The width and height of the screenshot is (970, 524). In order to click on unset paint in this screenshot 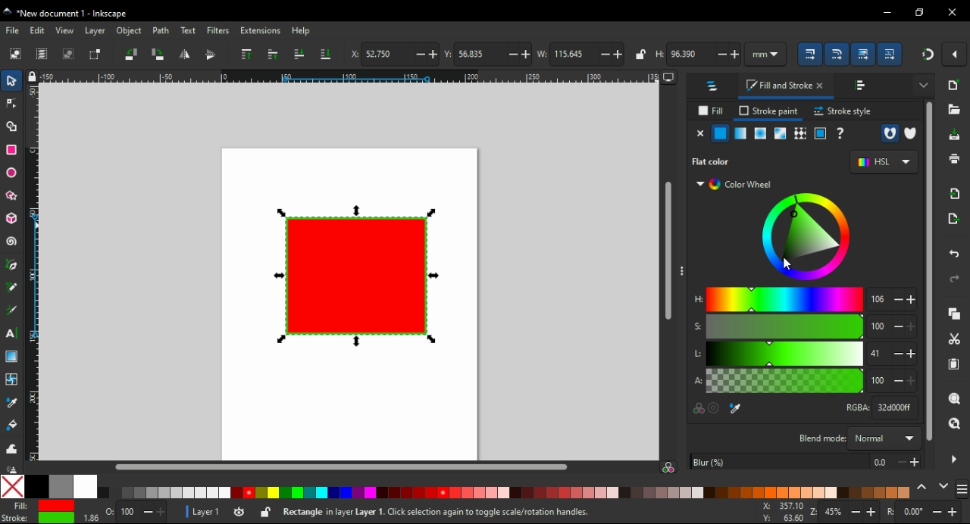, I will do `click(840, 133)`.